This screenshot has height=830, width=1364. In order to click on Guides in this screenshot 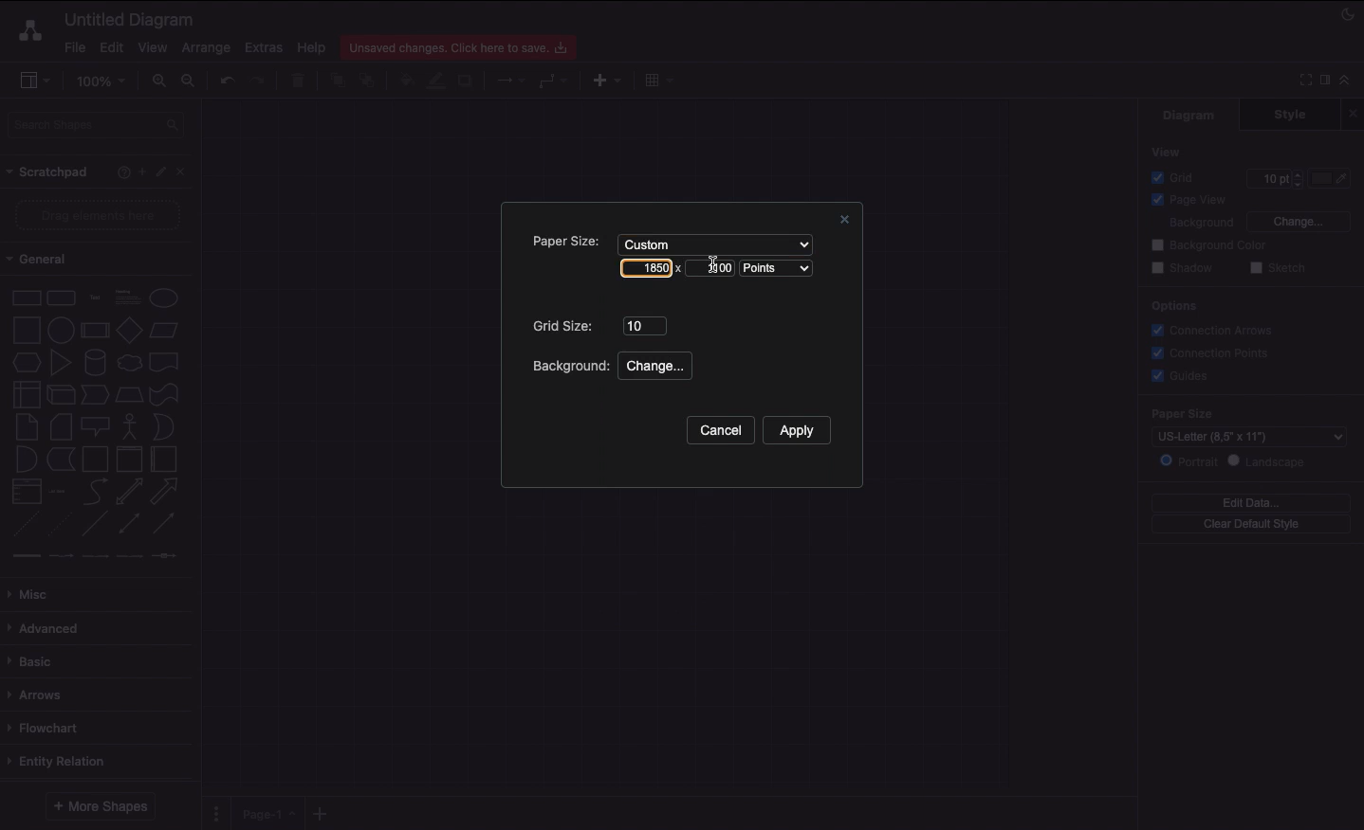, I will do `click(1183, 377)`.